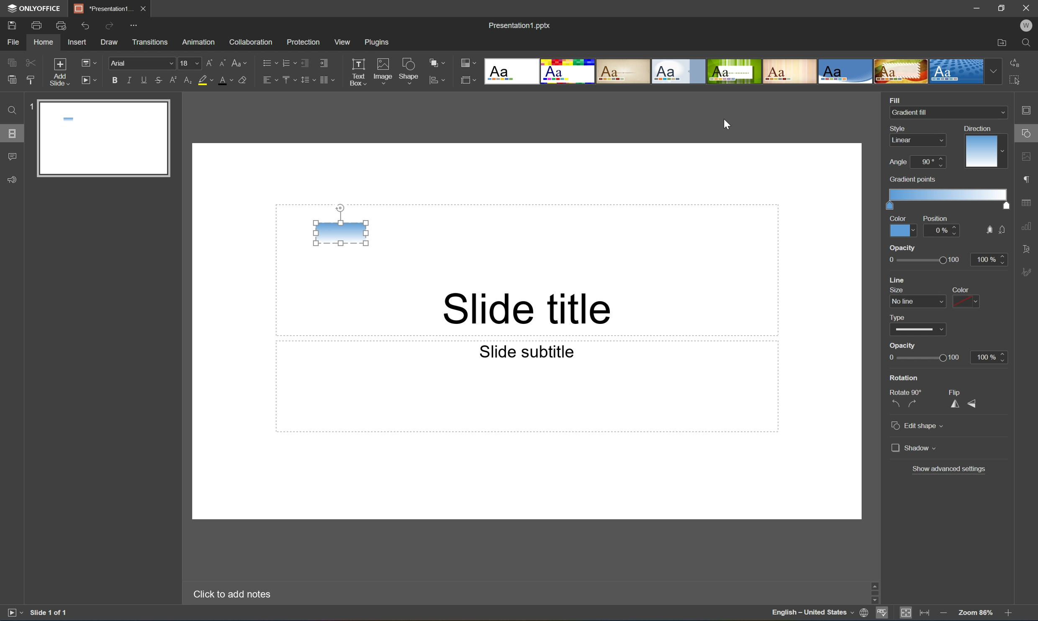  I want to click on Slides, so click(14, 133).